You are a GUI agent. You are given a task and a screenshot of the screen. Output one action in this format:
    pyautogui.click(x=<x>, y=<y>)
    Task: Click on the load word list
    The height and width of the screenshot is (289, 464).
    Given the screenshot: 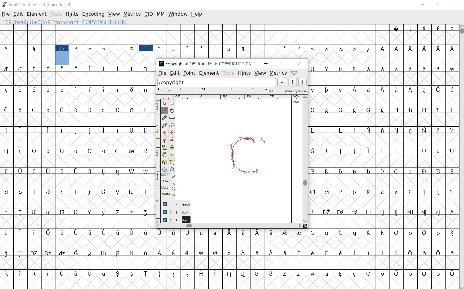 What is the action you would take?
    pyautogui.click(x=222, y=82)
    